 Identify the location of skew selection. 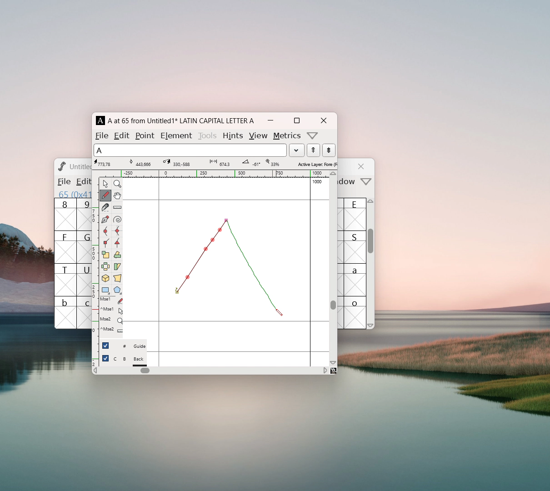
(117, 267).